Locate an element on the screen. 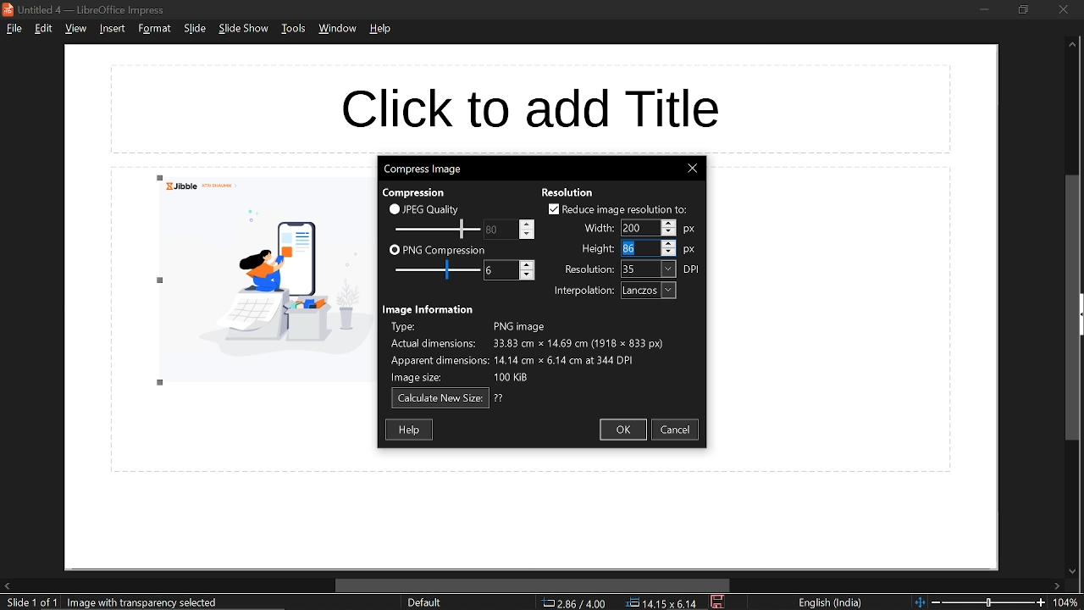 This screenshot has width=1084, height=610. decrease jpeg quality is located at coordinates (526, 234).